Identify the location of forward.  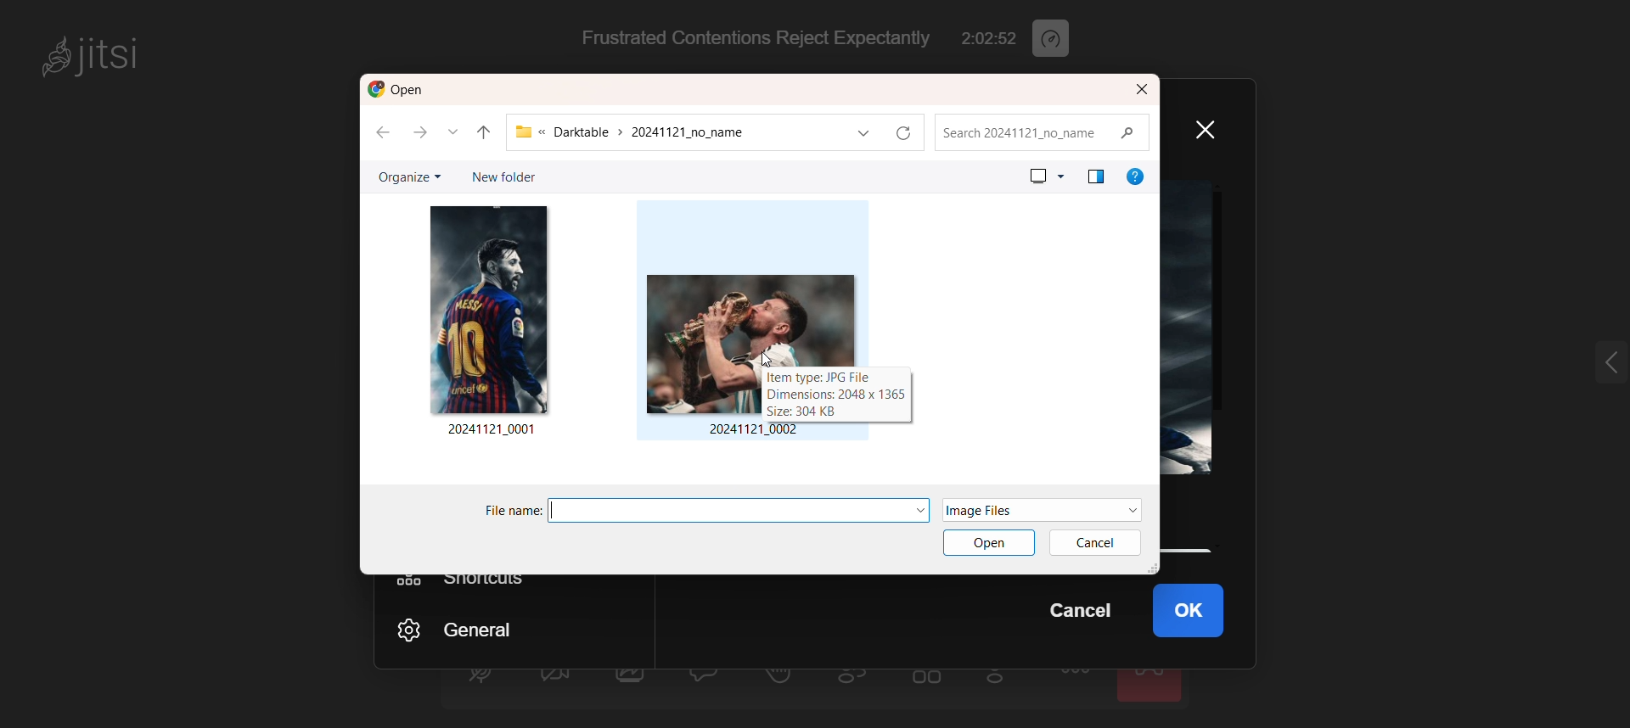
(424, 133).